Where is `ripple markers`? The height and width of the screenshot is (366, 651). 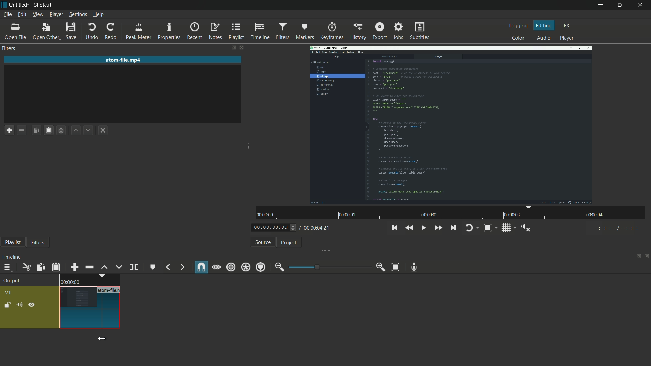
ripple markers is located at coordinates (261, 267).